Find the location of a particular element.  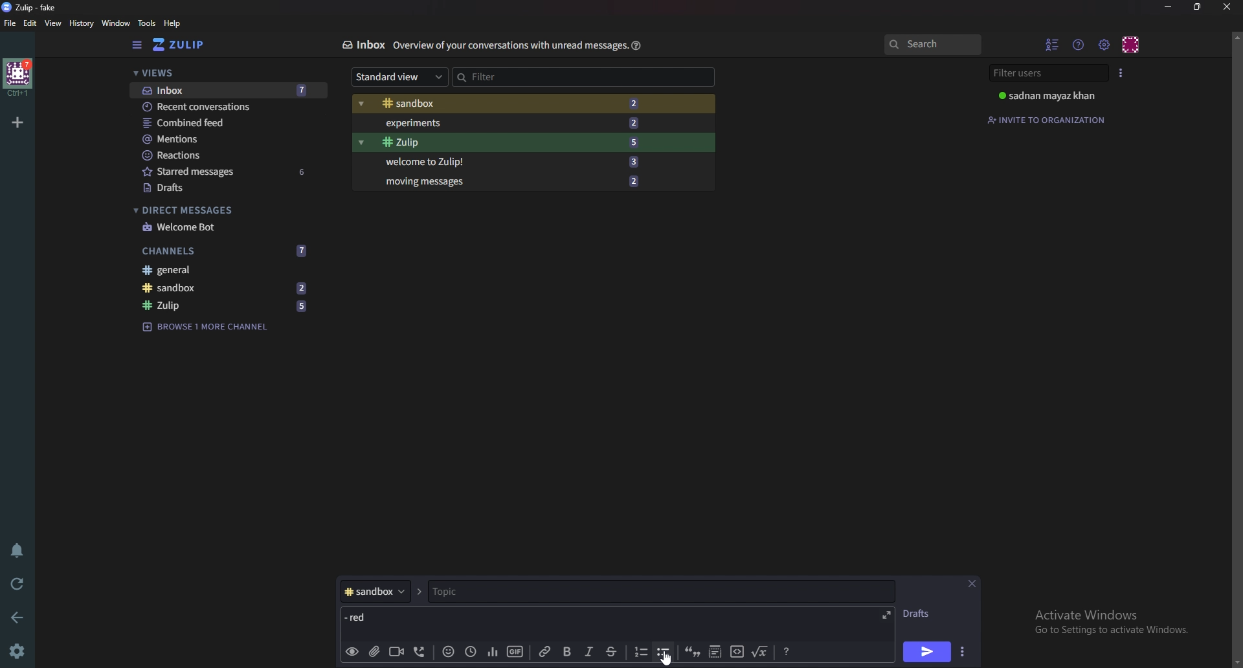

User is located at coordinates (1054, 95).